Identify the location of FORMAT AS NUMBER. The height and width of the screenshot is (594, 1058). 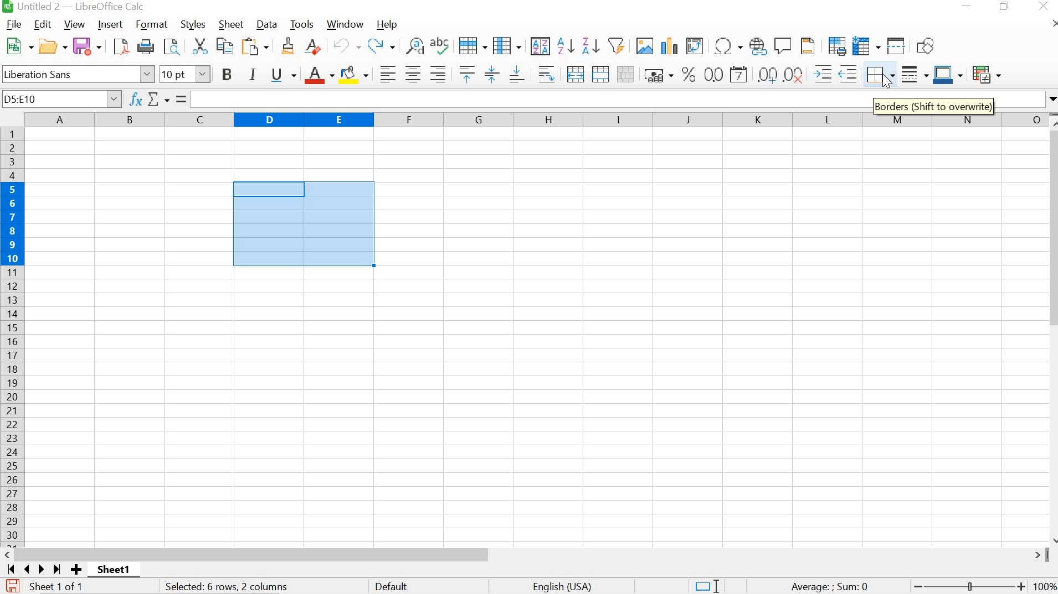
(712, 74).